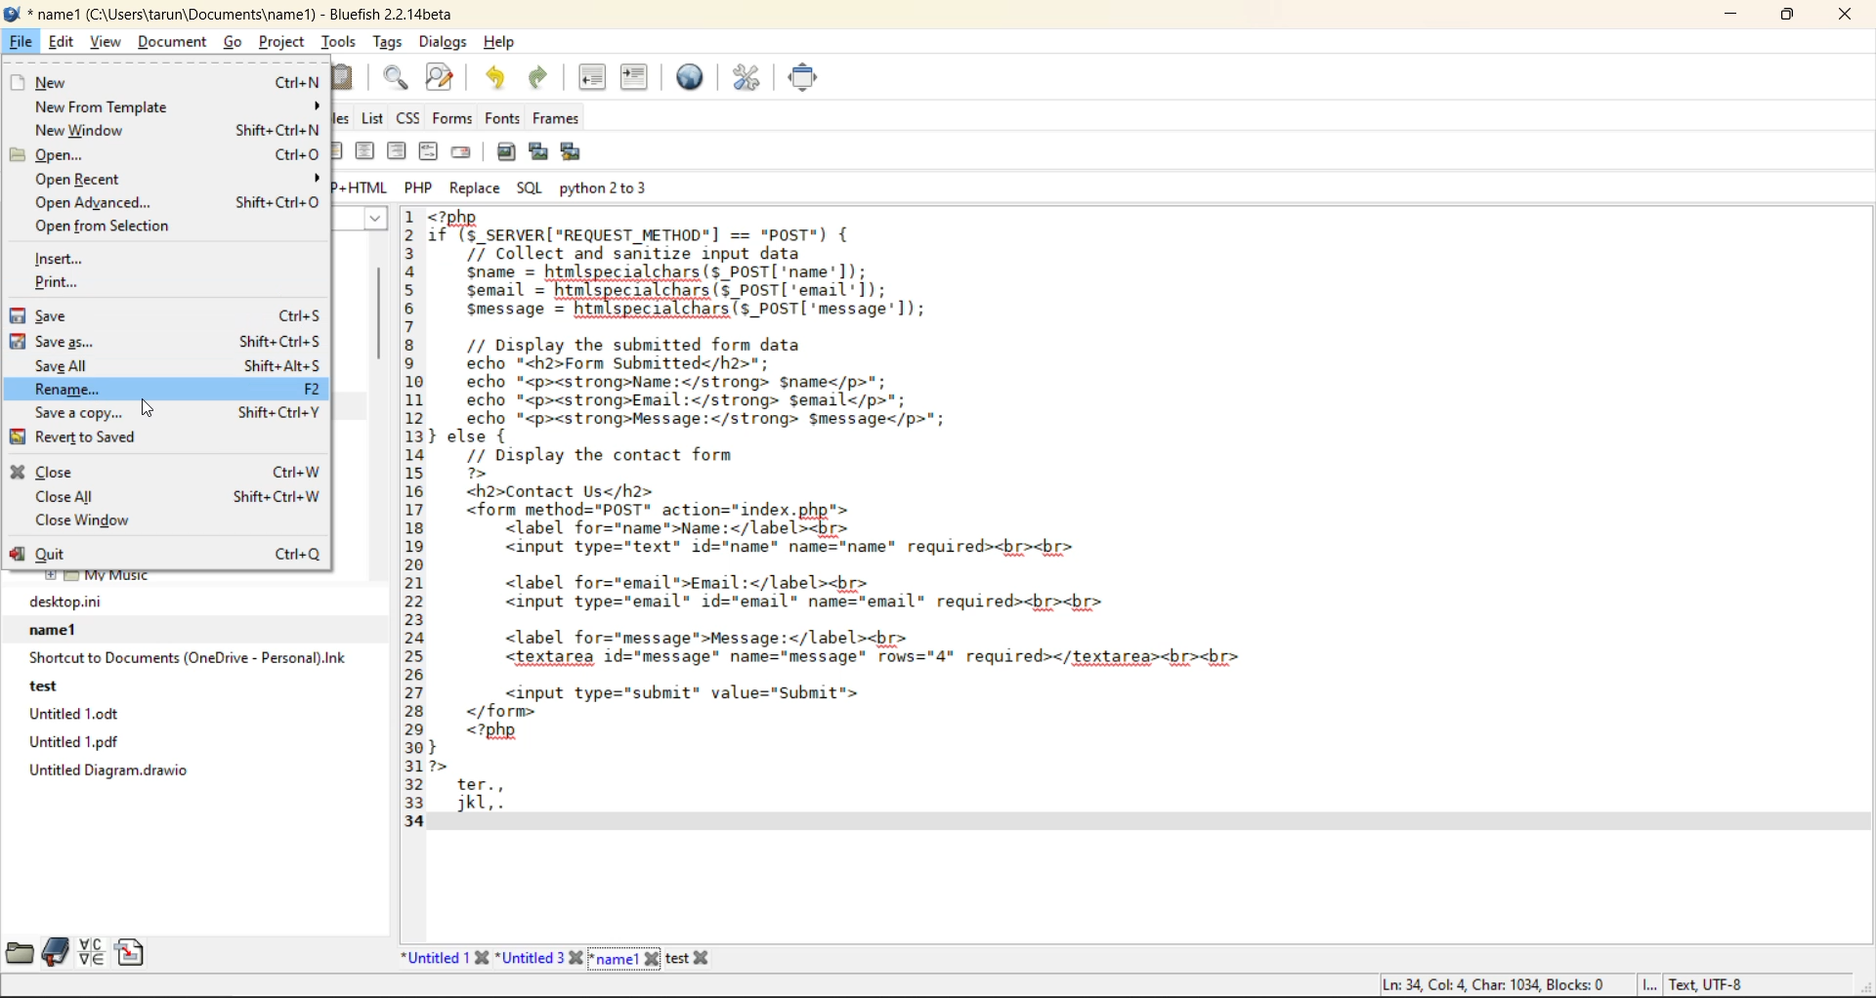  What do you see at coordinates (451, 117) in the screenshot?
I see `forms` at bounding box center [451, 117].